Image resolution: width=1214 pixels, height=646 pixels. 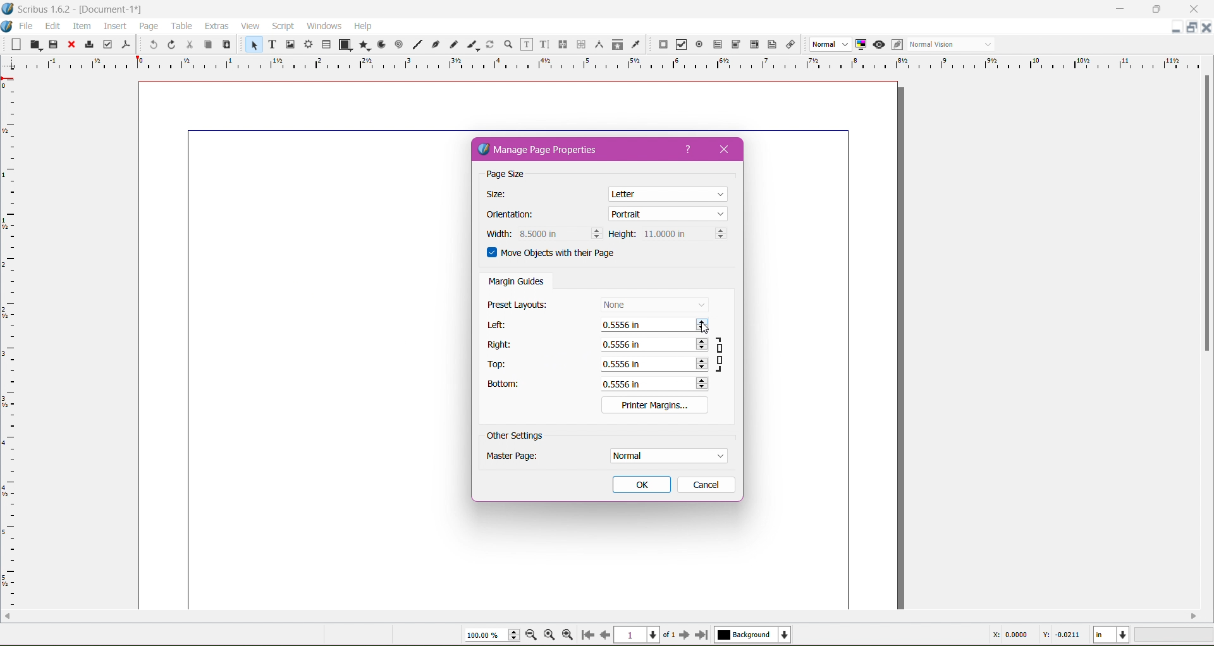 What do you see at coordinates (728, 149) in the screenshot?
I see `Close` at bounding box center [728, 149].